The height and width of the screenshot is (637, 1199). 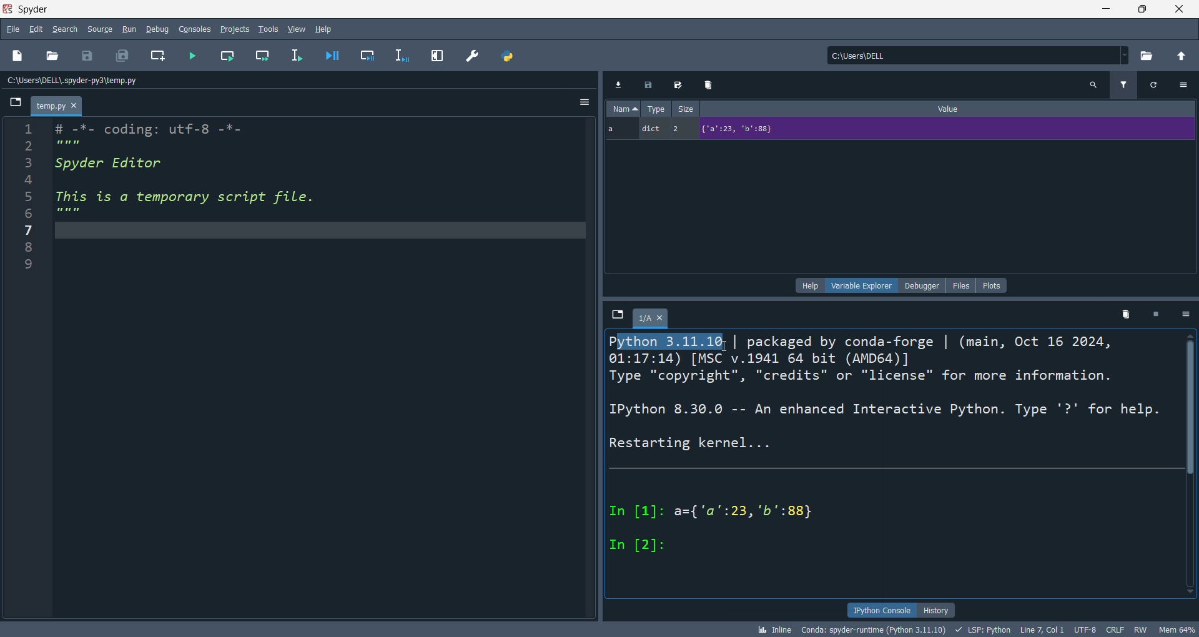 I want to click on save data, so click(x=650, y=84).